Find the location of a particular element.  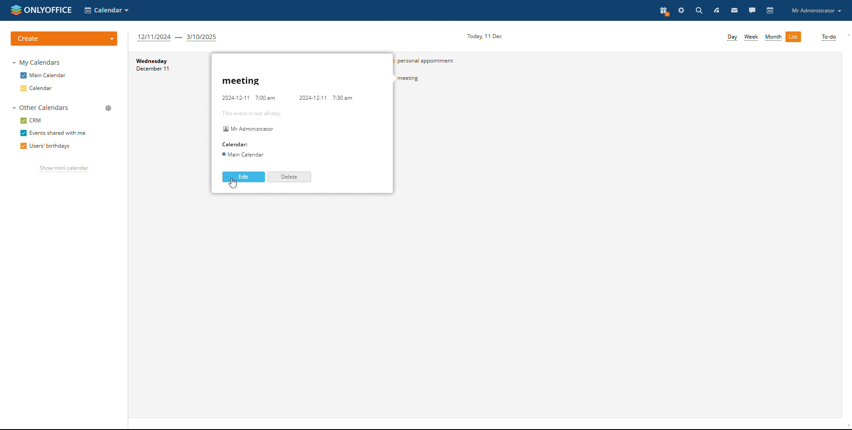

main calendar is located at coordinates (43, 75).